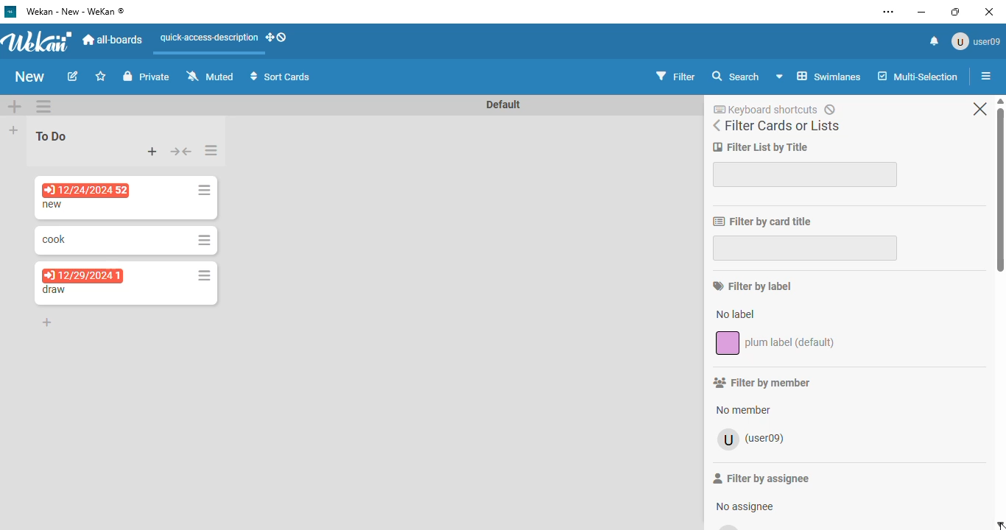 The height and width of the screenshot is (530, 1006). I want to click on card name, so click(54, 205).